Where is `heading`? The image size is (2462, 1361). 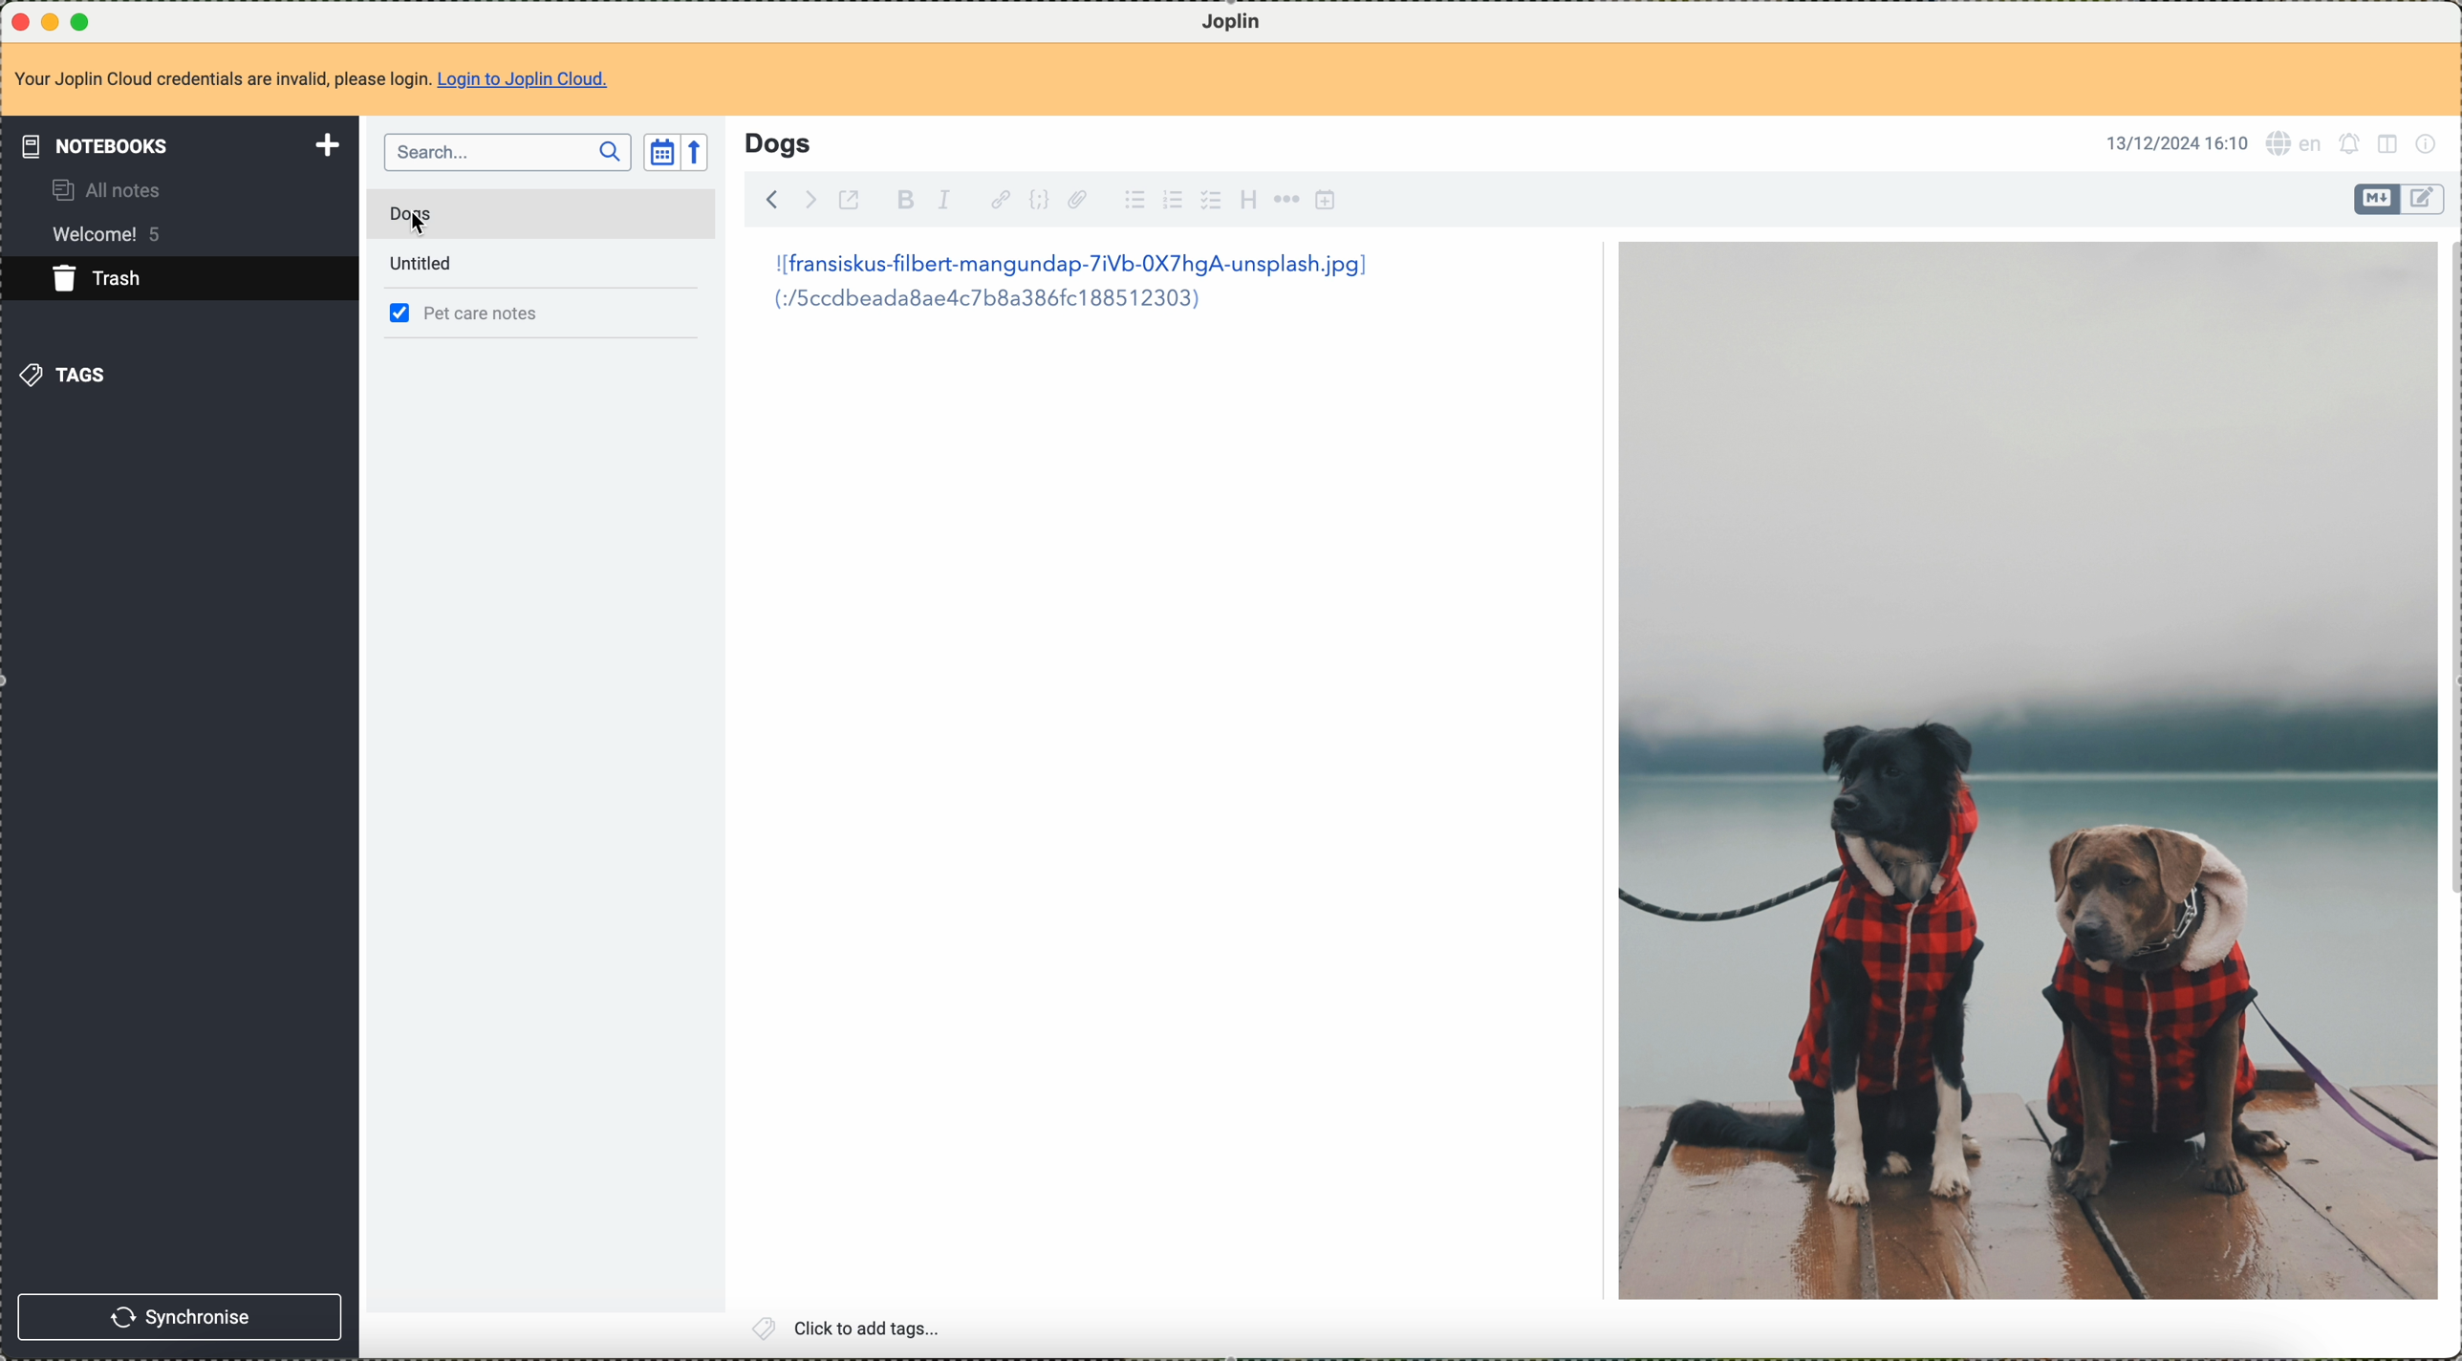 heading is located at coordinates (1248, 201).